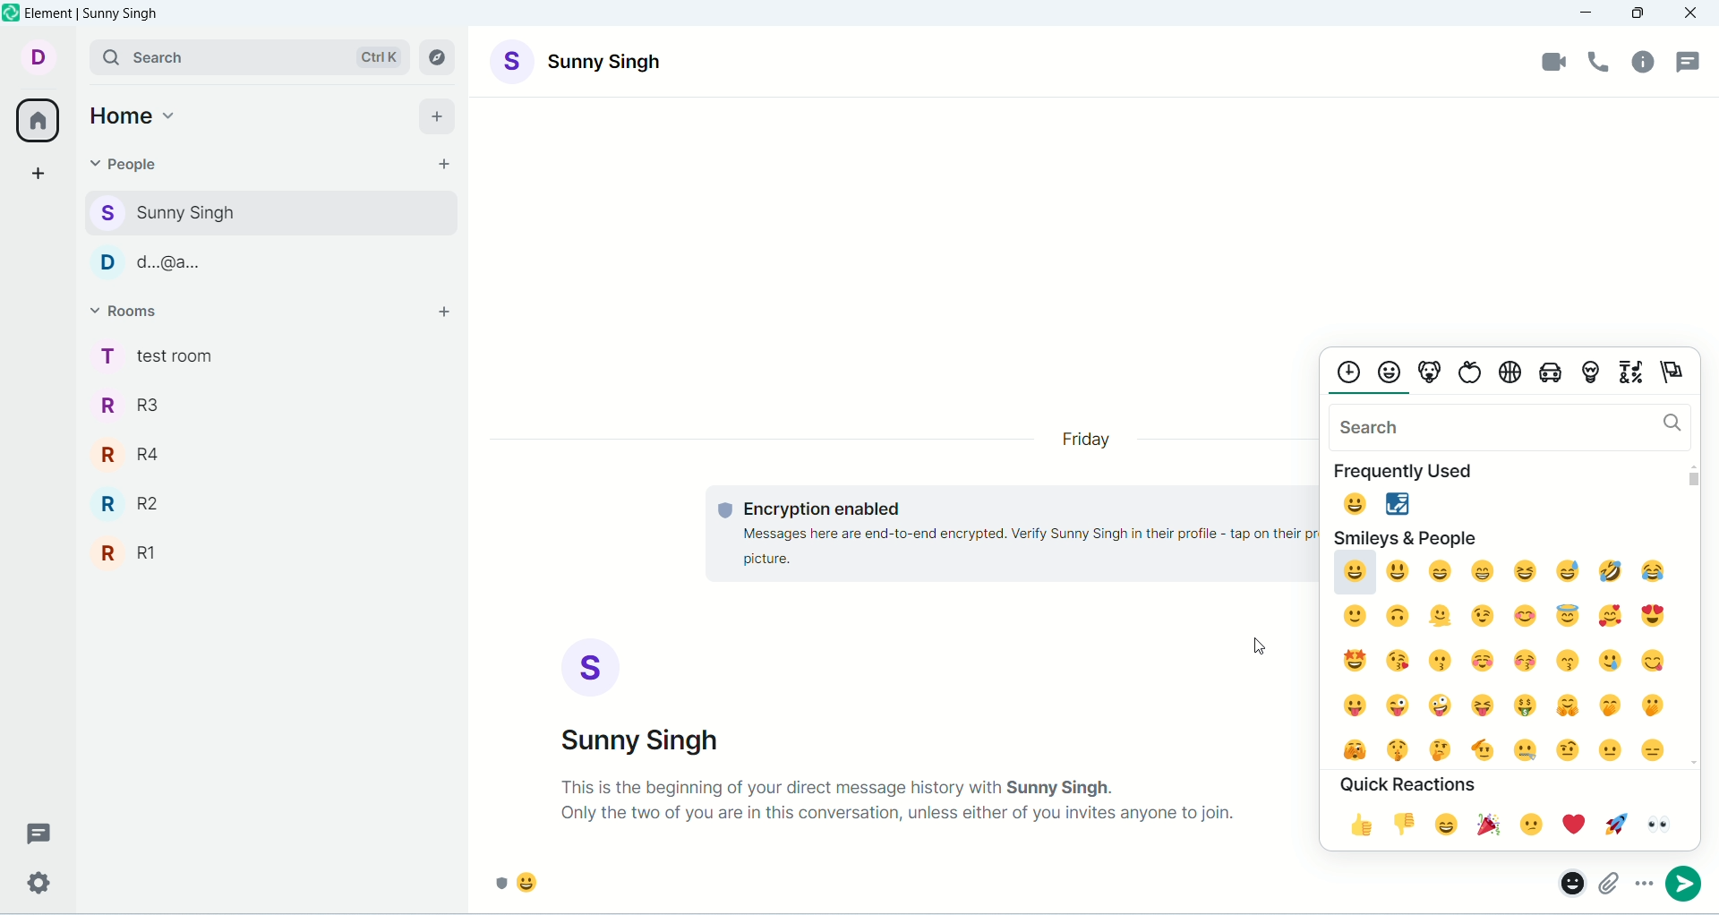  What do you see at coordinates (1691, 884) in the screenshot?
I see `send` at bounding box center [1691, 884].